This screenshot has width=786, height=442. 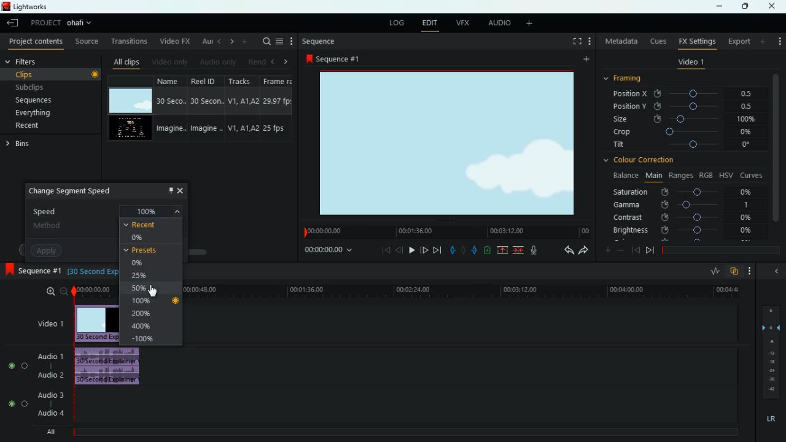 I want to click on forward, so click(x=584, y=251).